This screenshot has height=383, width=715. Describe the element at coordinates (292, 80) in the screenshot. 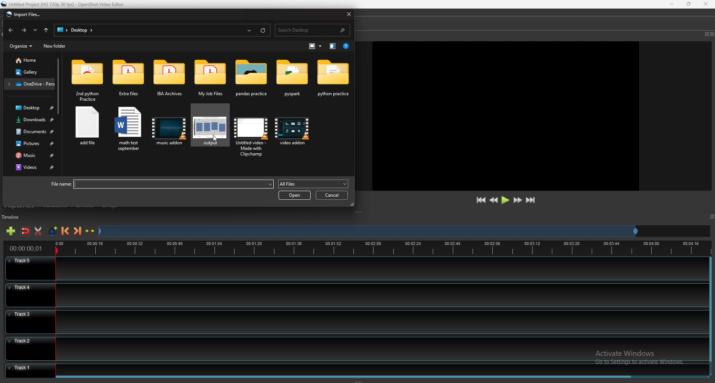

I see `folder` at that location.